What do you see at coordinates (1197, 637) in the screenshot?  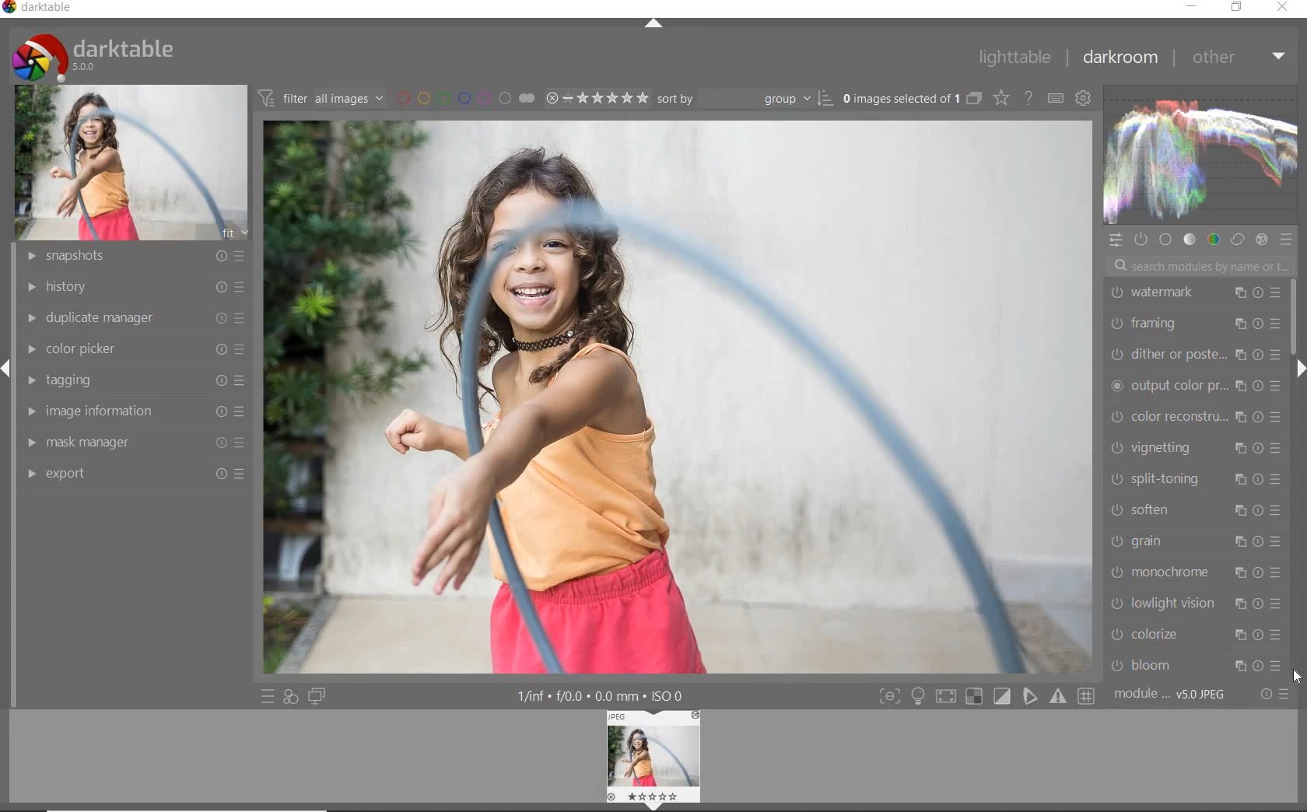 I see `colorize` at bounding box center [1197, 637].